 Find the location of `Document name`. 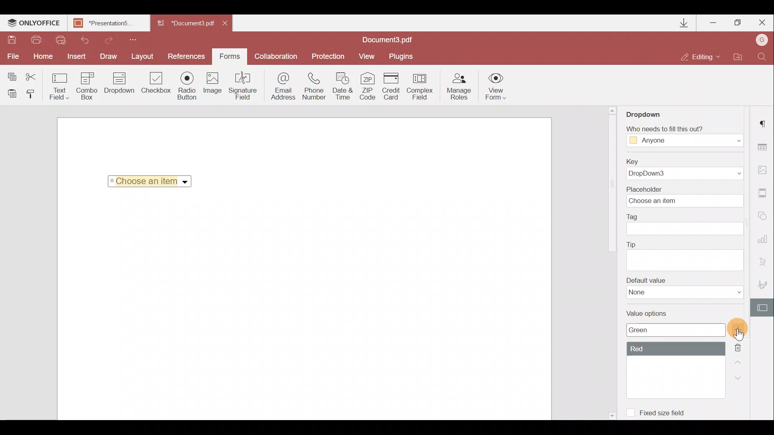

Document name is located at coordinates (111, 24).